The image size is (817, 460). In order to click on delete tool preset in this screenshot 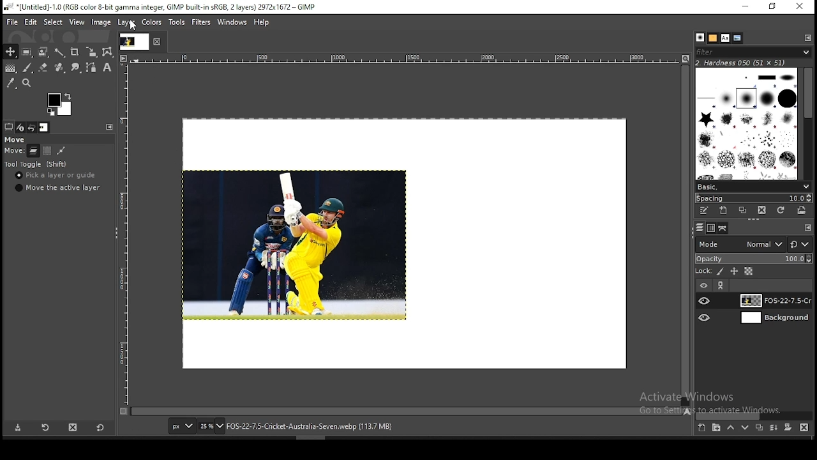, I will do `click(74, 427)`.